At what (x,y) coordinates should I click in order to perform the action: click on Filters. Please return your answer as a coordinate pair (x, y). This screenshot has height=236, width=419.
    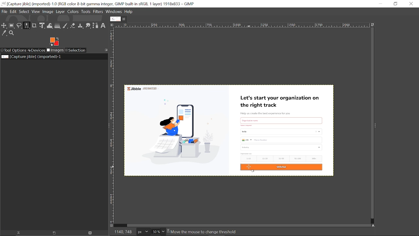
    Looking at the image, I should click on (98, 12).